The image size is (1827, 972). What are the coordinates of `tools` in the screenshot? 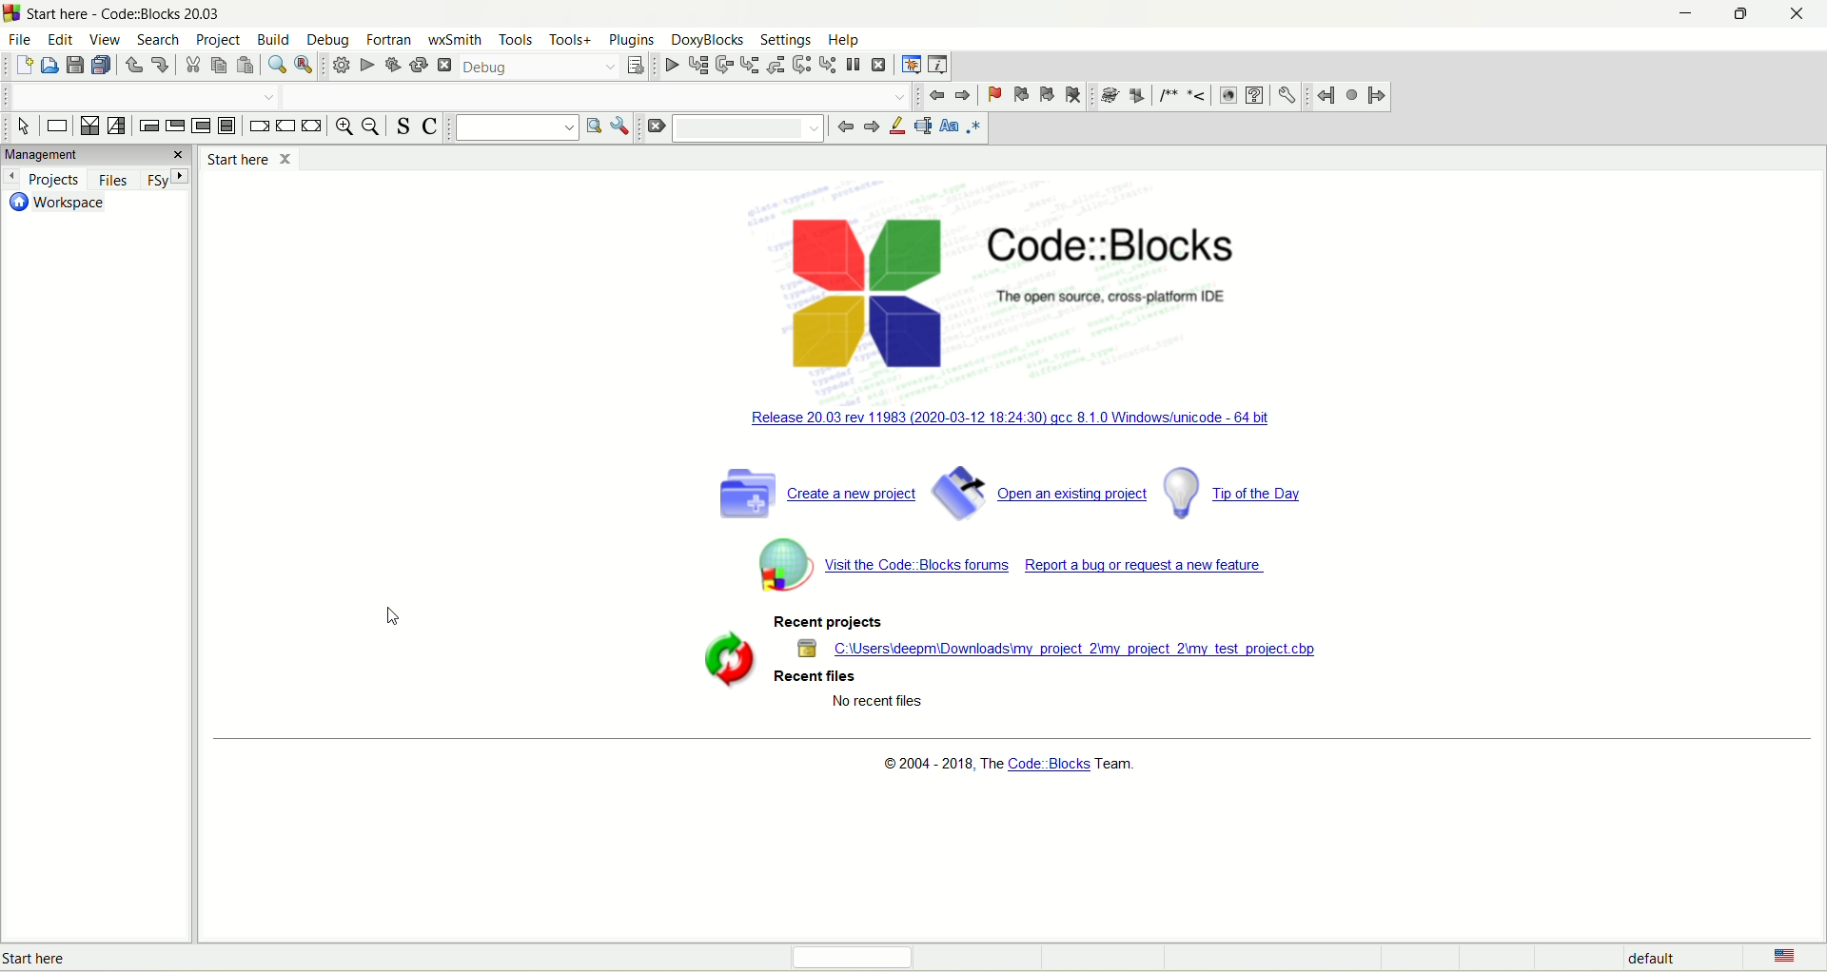 It's located at (513, 40).